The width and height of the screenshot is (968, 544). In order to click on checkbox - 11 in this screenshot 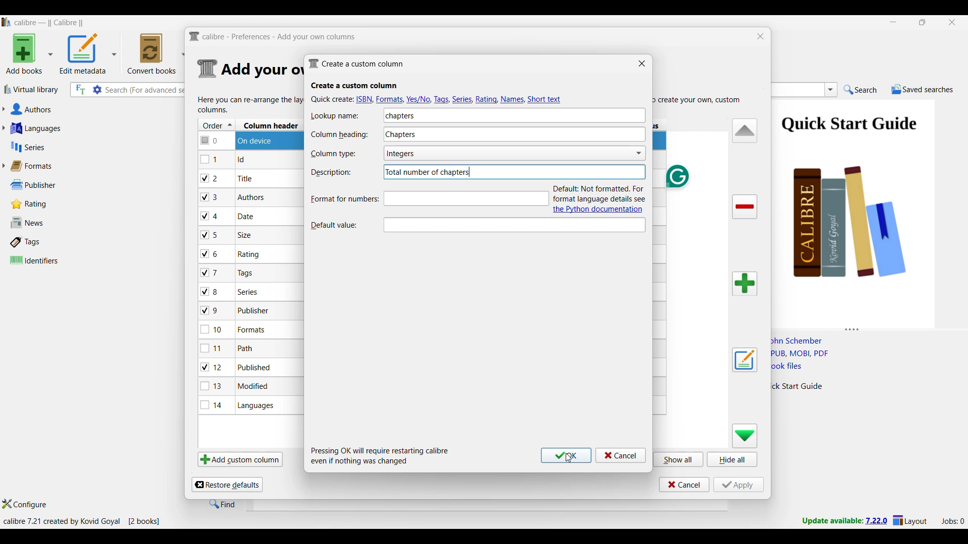, I will do `click(213, 348)`.